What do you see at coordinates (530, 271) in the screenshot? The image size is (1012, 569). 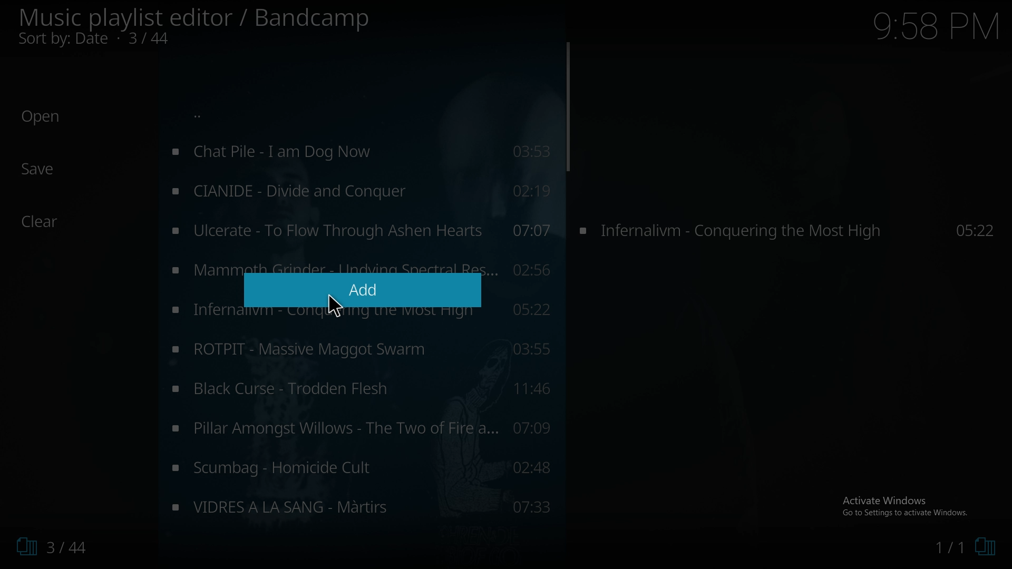 I see `02:56` at bounding box center [530, 271].